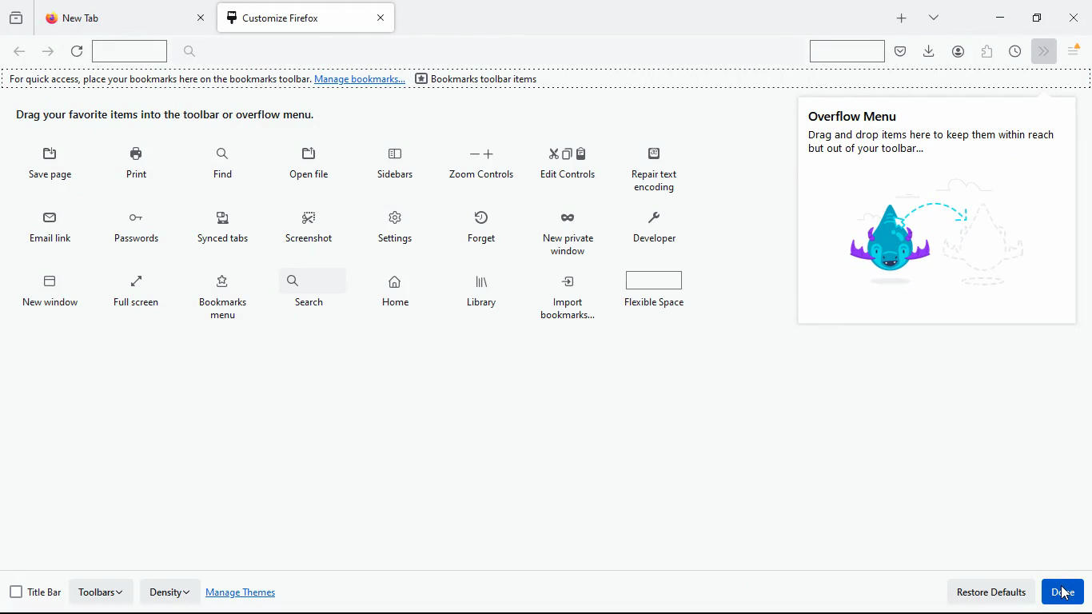 The image size is (1092, 614). What do you see at coordinates (855, 114) in the screenshot?
I see `overflow menu` at bounding box center [855, 114].